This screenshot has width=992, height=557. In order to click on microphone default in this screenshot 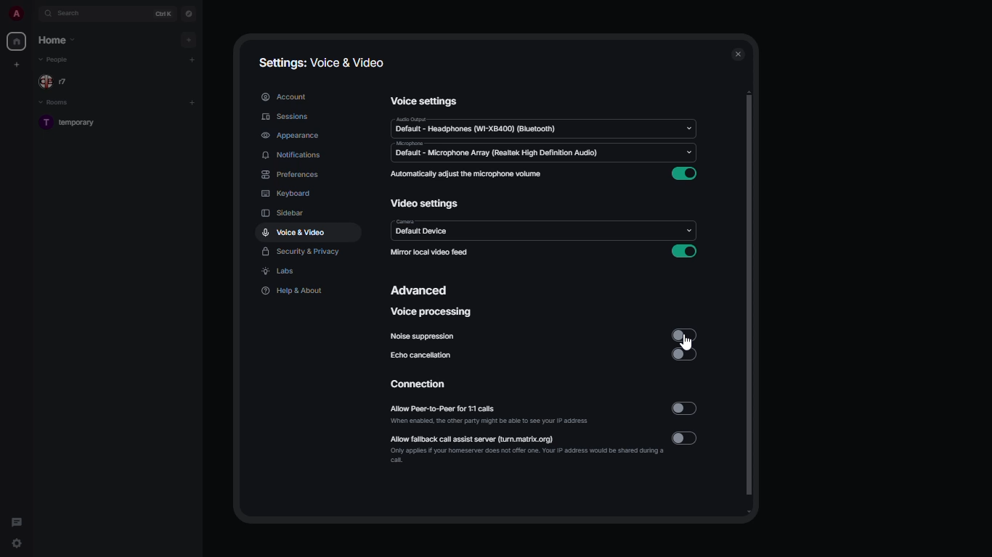, I will do `click(495, 150)`.